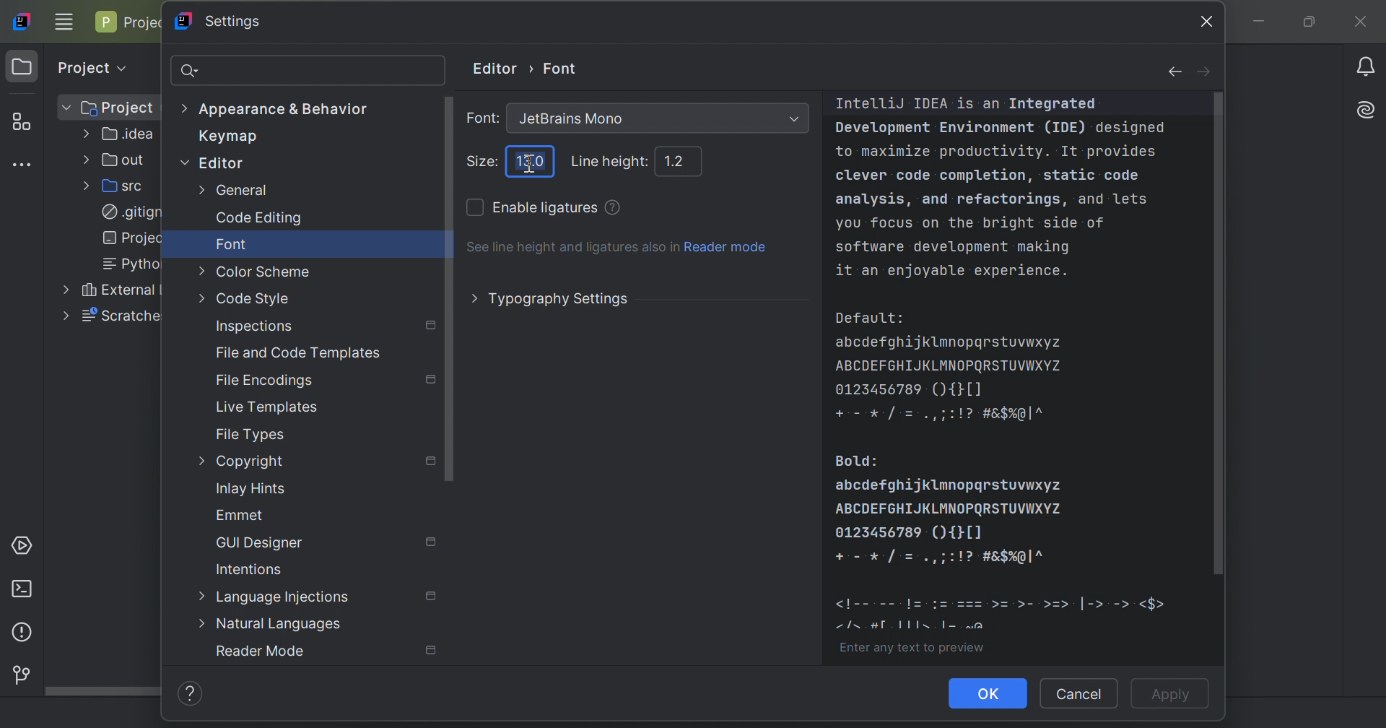  Describe the element at coordinates (432, 461) in the screenshot. I see `Settings marked with this icon are only applied to the current project. Non-marked settings are applied to all projects.` at that location.